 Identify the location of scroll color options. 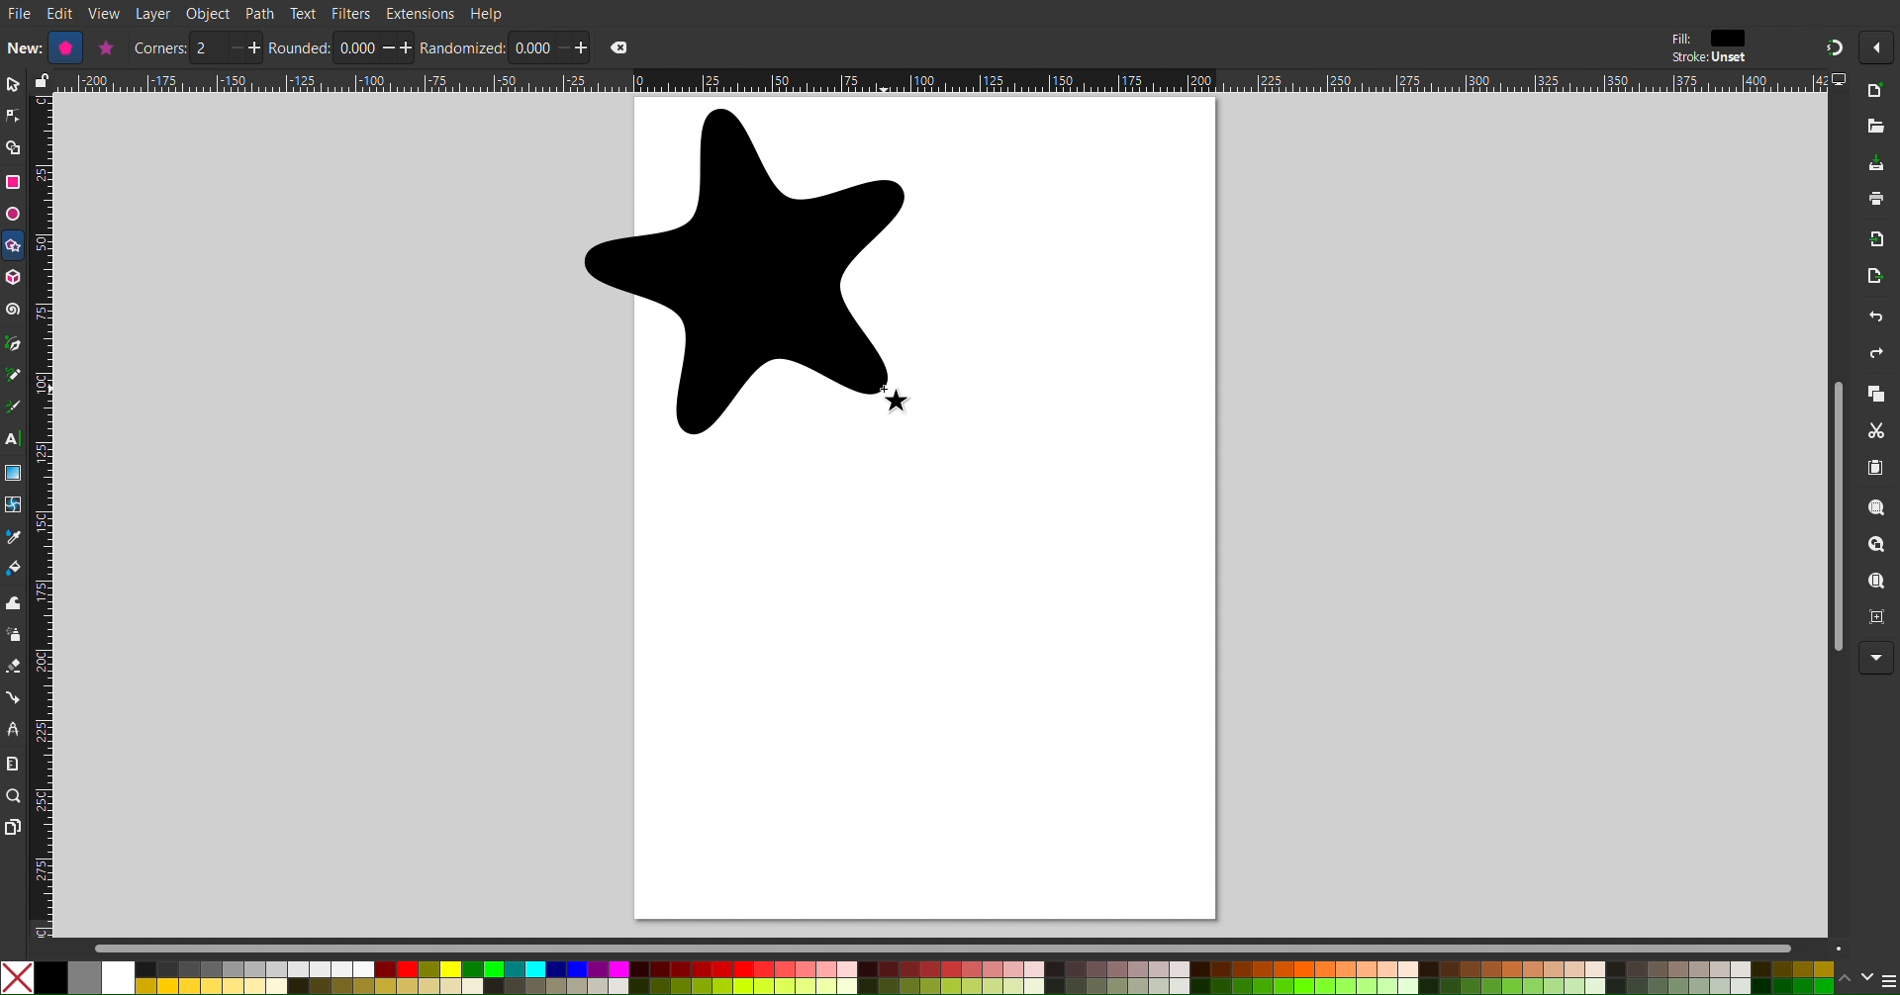
(1854, 977).